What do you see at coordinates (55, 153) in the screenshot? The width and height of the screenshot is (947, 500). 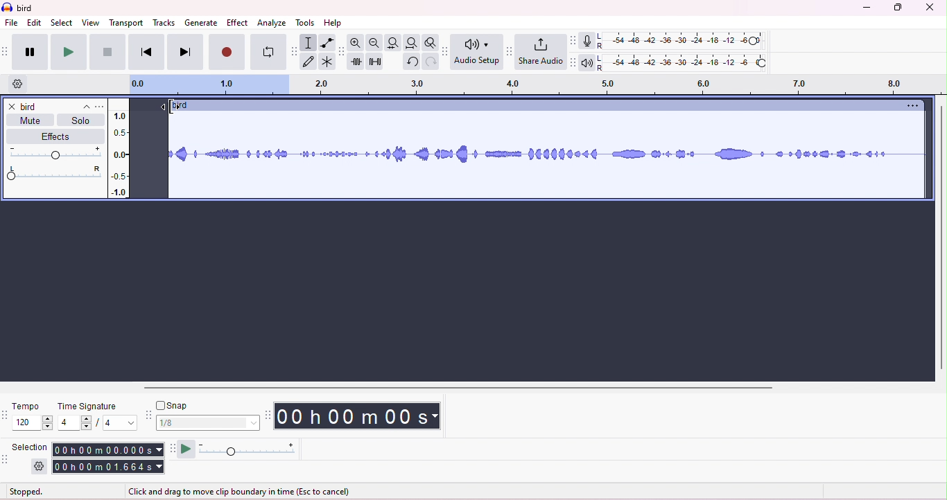 I see `volume` at bounding box center [55, 153].